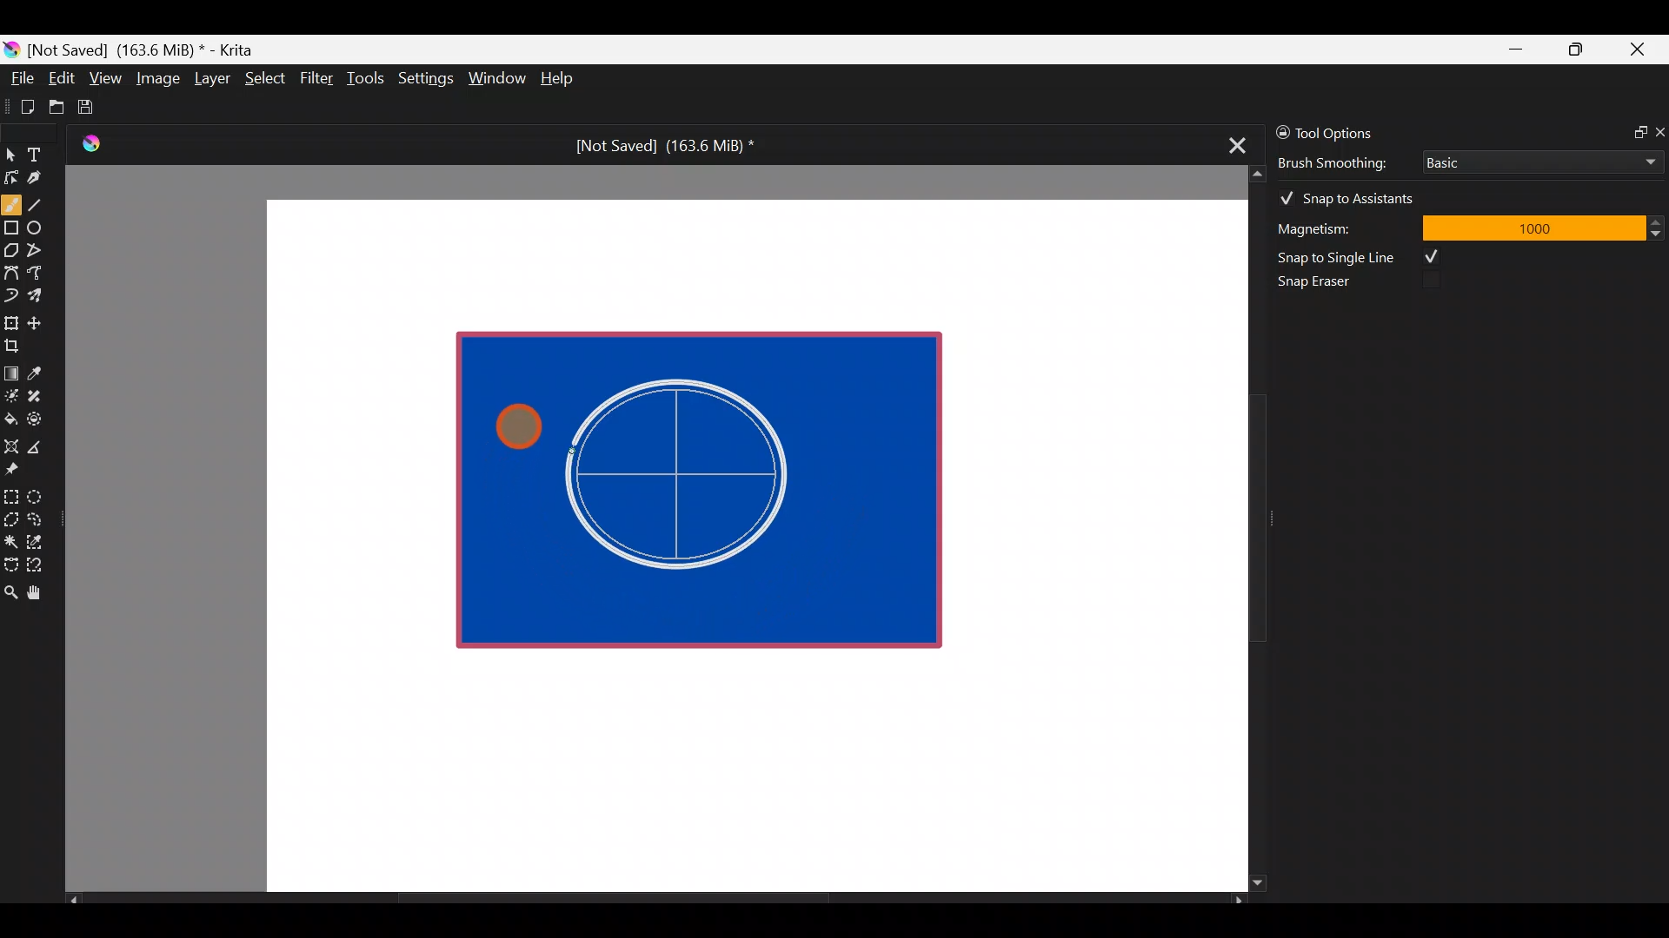 The image size is (1669, 938). What do you see at coordinates (1245, 529) in the screenshot?
I see `Scroll bar` at bounding box center [1245, 529].